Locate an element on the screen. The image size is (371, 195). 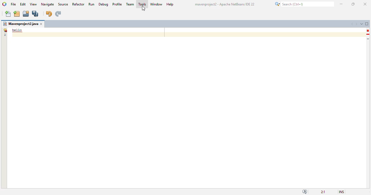
tools is located at coordinates (142, 4).